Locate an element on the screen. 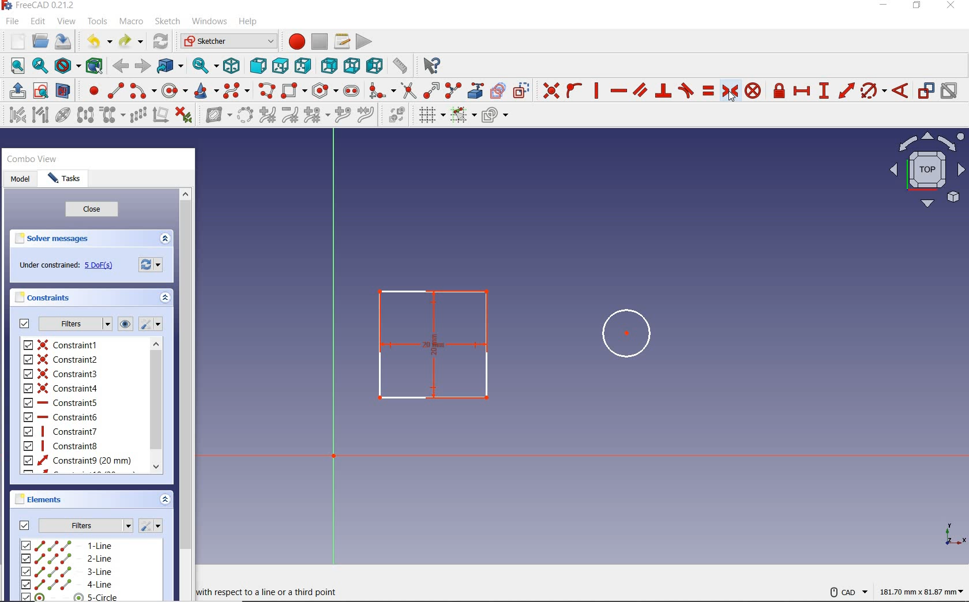  help is located at coordinates (249, 22).